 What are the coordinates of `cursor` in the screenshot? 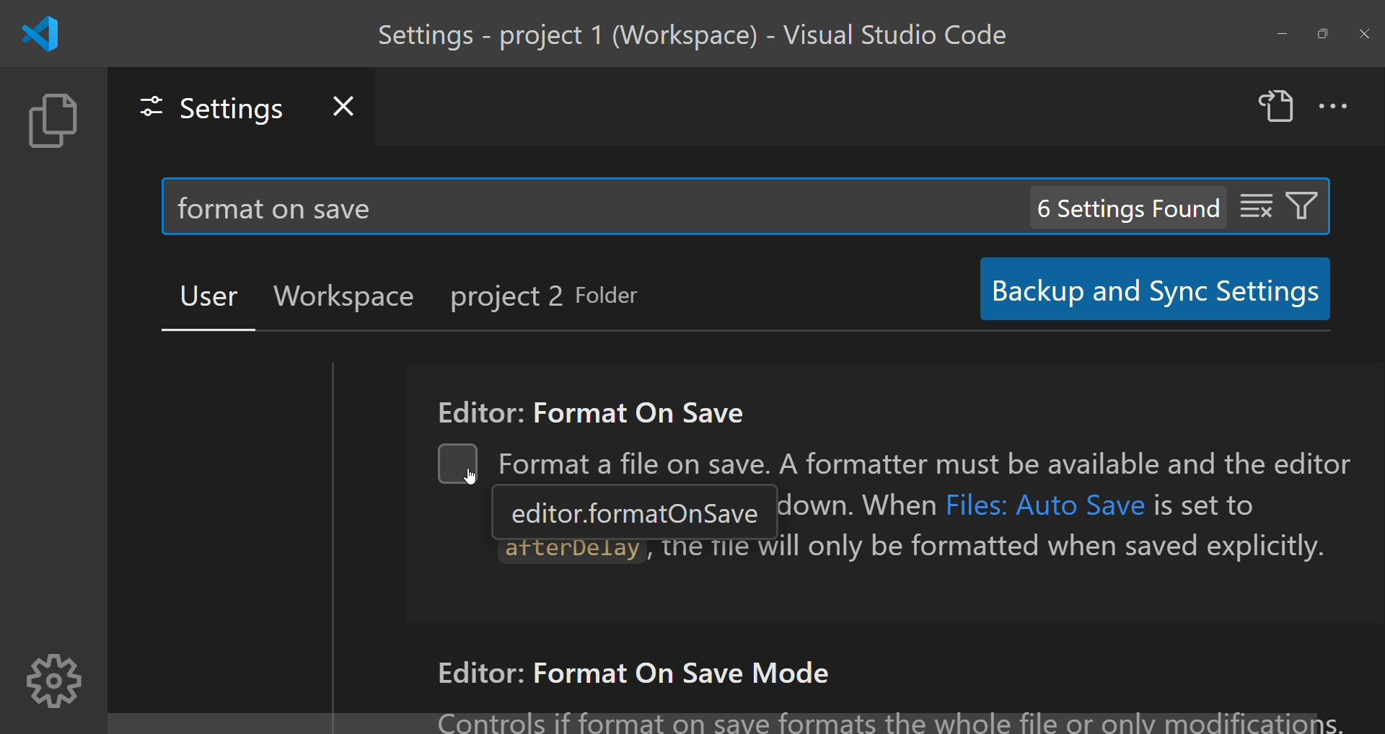 It's located at (459, 482).